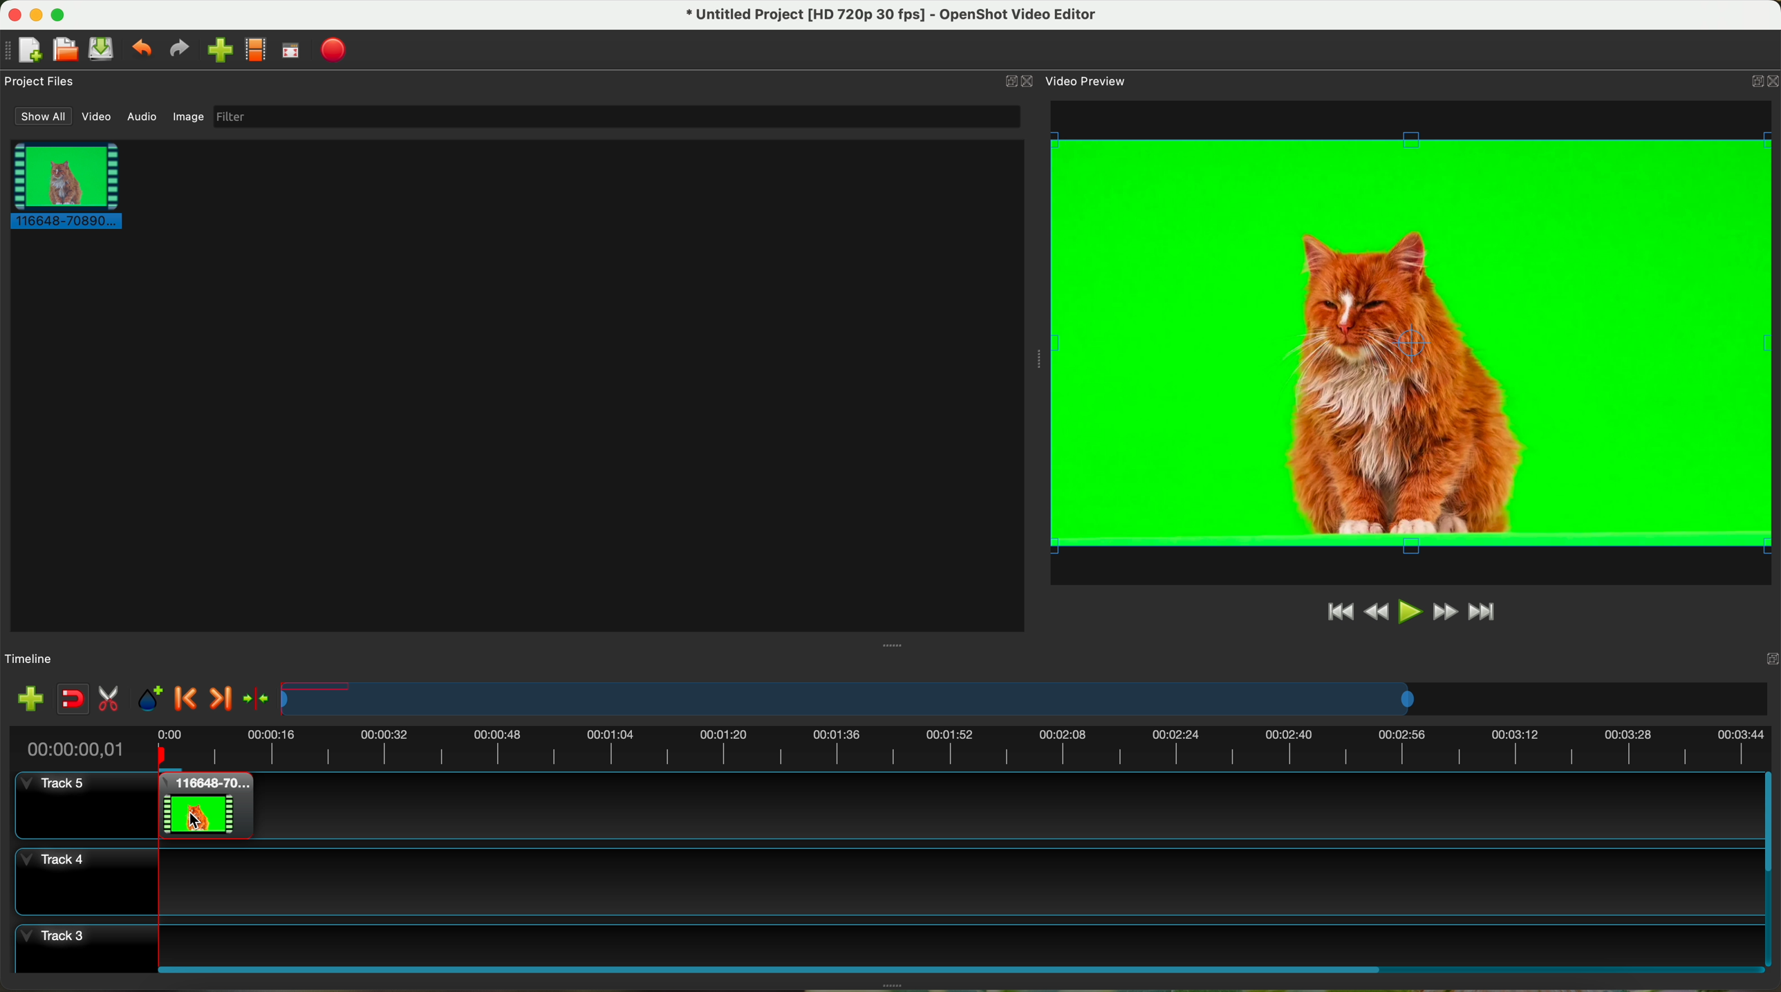  What do you see at coordinates (140, 47) in the screenshot?
I see `undo` at bounding box center [140, 47].